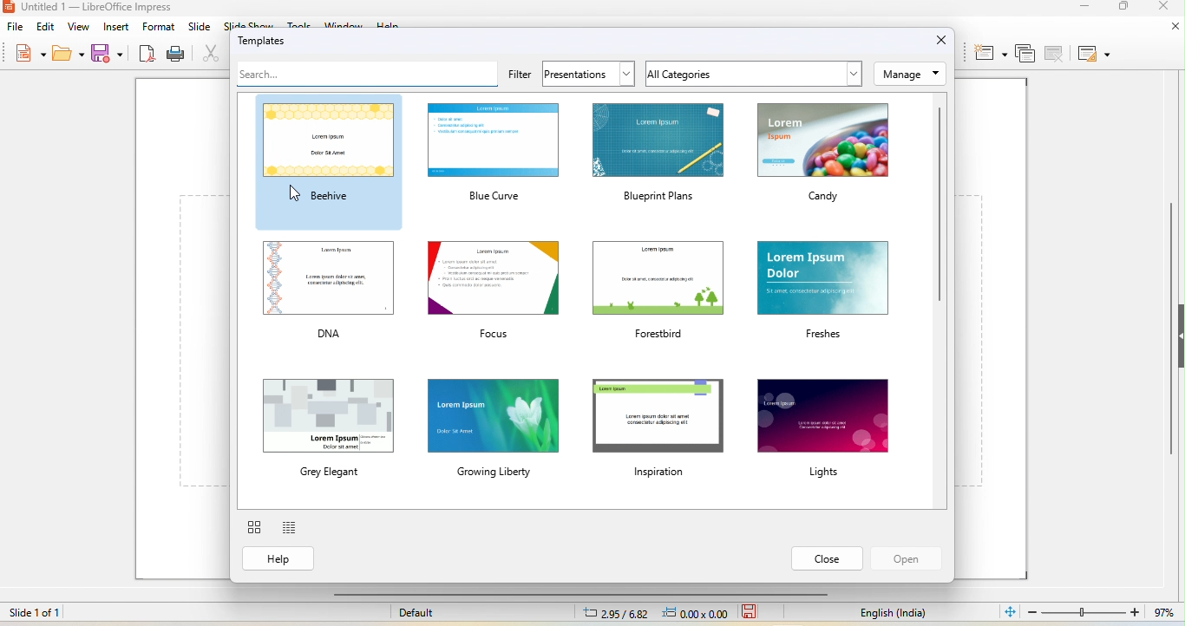 The height and width of the screenshot is (626, 1185). I want to click on close, so click(1174, 28).